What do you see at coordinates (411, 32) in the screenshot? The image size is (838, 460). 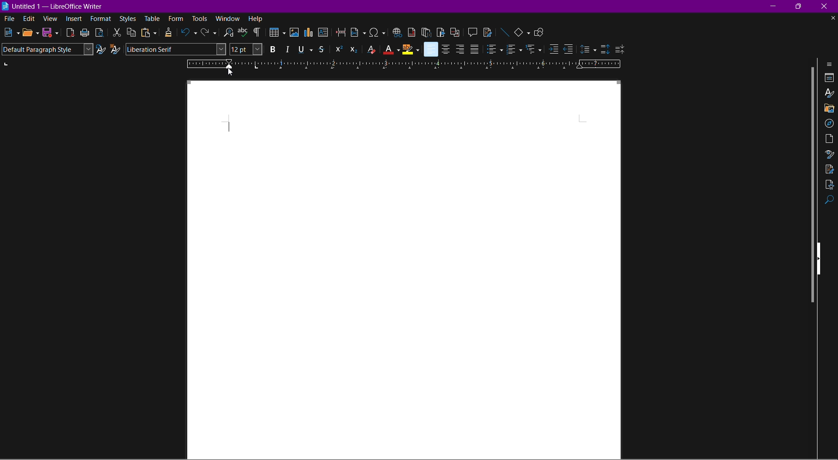 I see `Insert Footnote` at bounding box center [411, 32].